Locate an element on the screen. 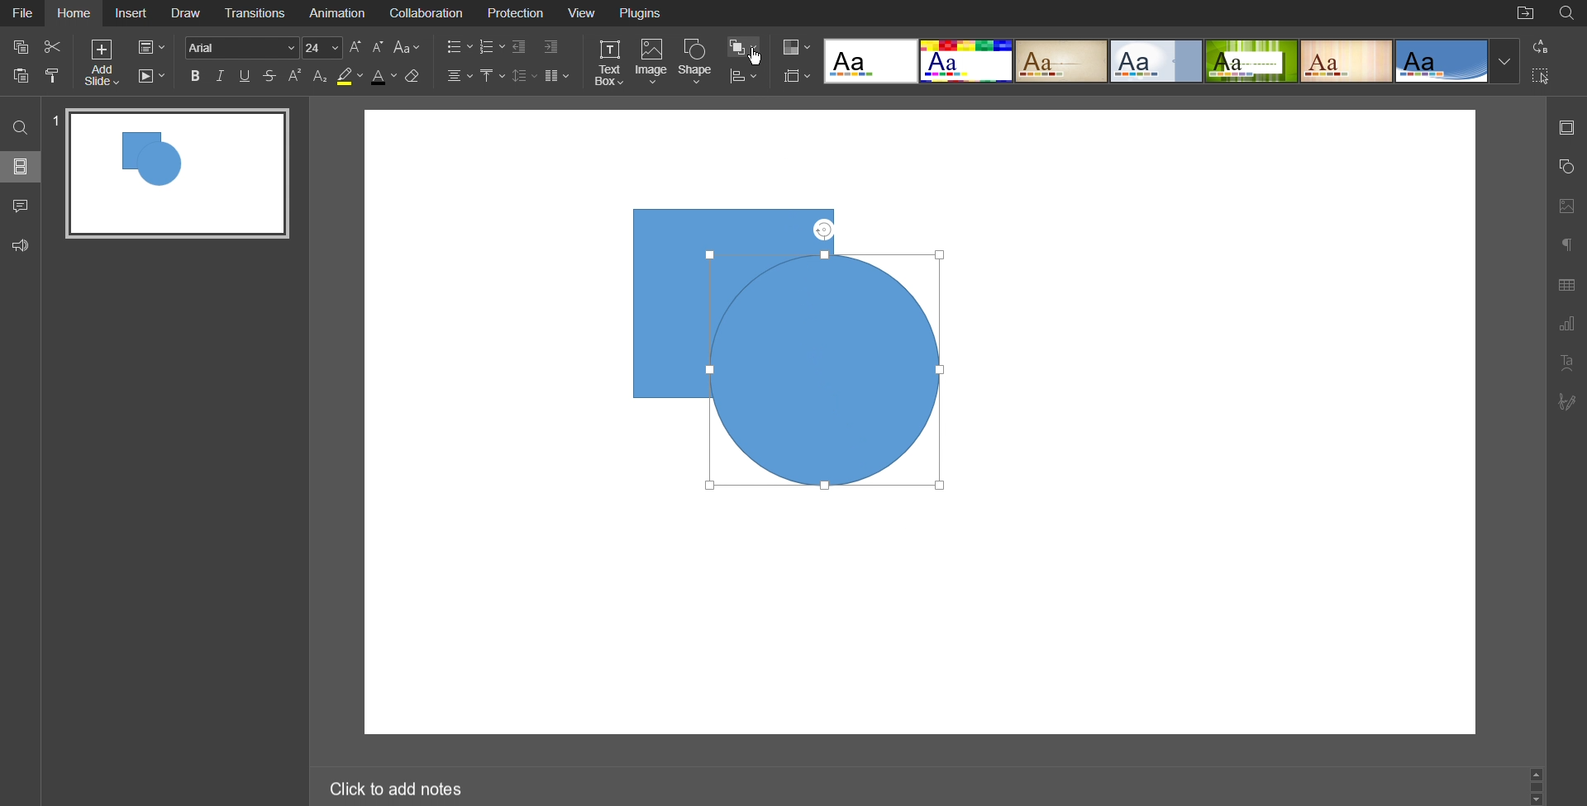 The image size is (1587, 806). Columns is located at coordinates (555, 74).